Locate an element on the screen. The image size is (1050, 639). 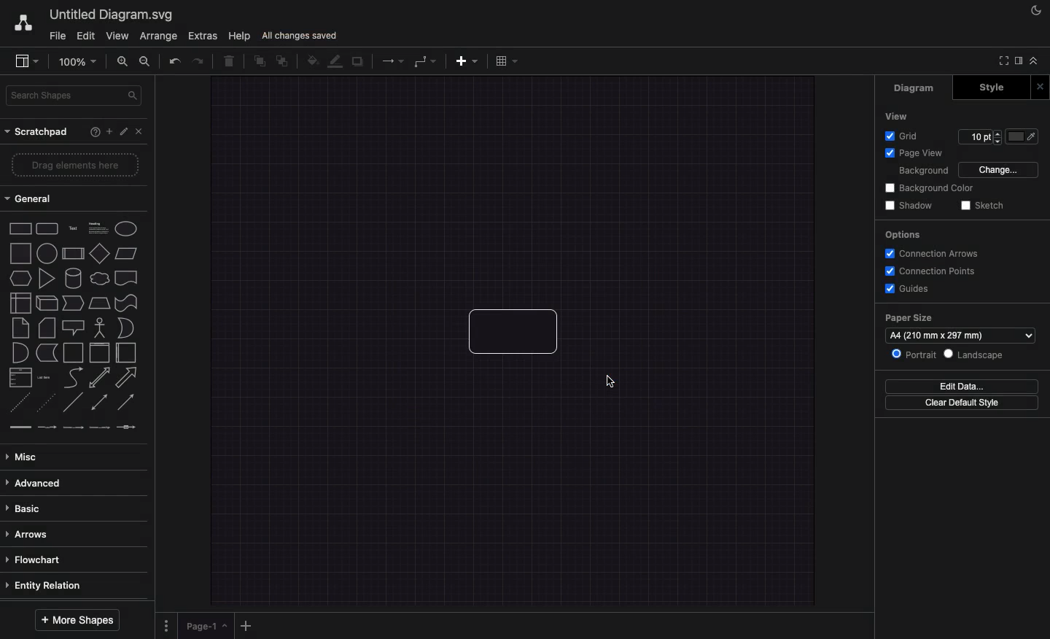
Background is located at coordinates (923, 171).